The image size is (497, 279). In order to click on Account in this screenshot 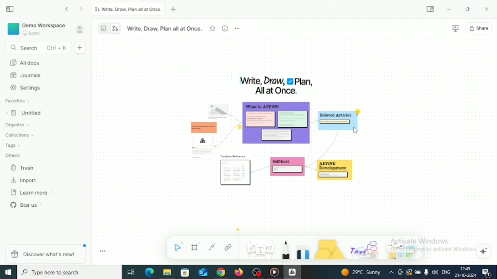, I will do `click(80, 29)`.